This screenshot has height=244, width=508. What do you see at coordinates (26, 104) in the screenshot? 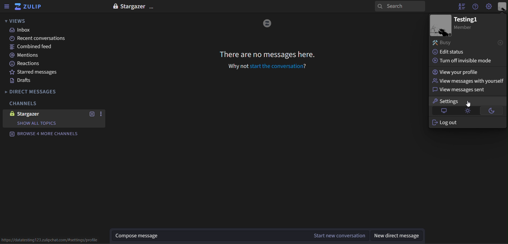
I see `channels` at bounding box center [26, 104].